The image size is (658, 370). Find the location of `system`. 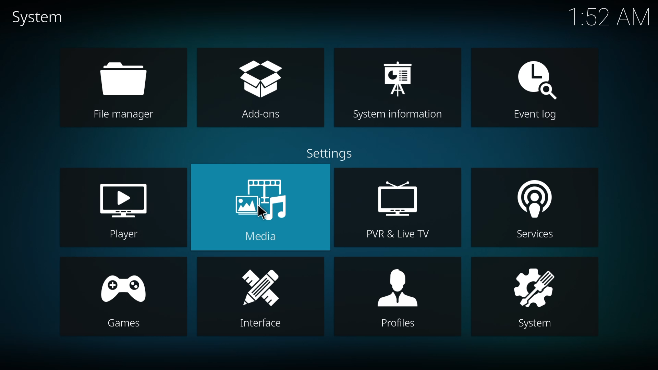

system is located at coordinates (534, 295).